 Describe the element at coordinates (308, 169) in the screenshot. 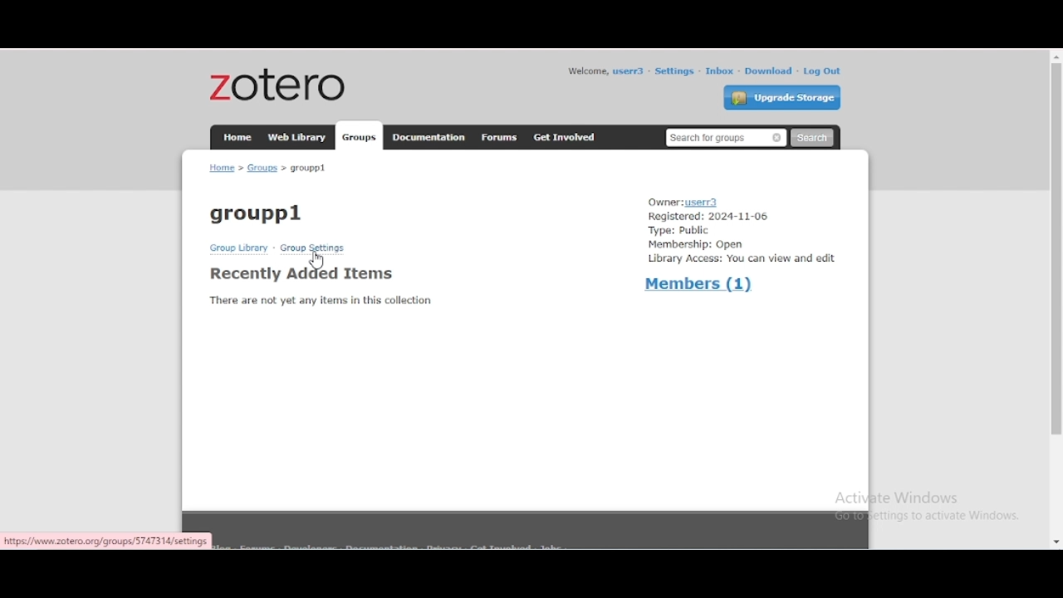

I see `groupp1` at that location.